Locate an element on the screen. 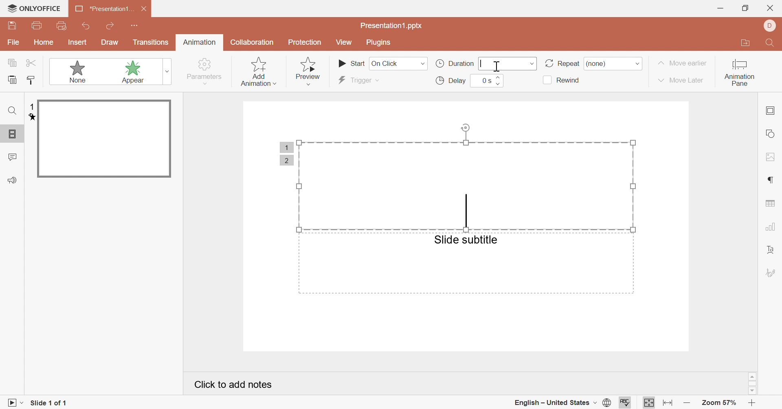 The width and height of the screenshot is (782, 409). 2 is located at coordinates (288, 161).